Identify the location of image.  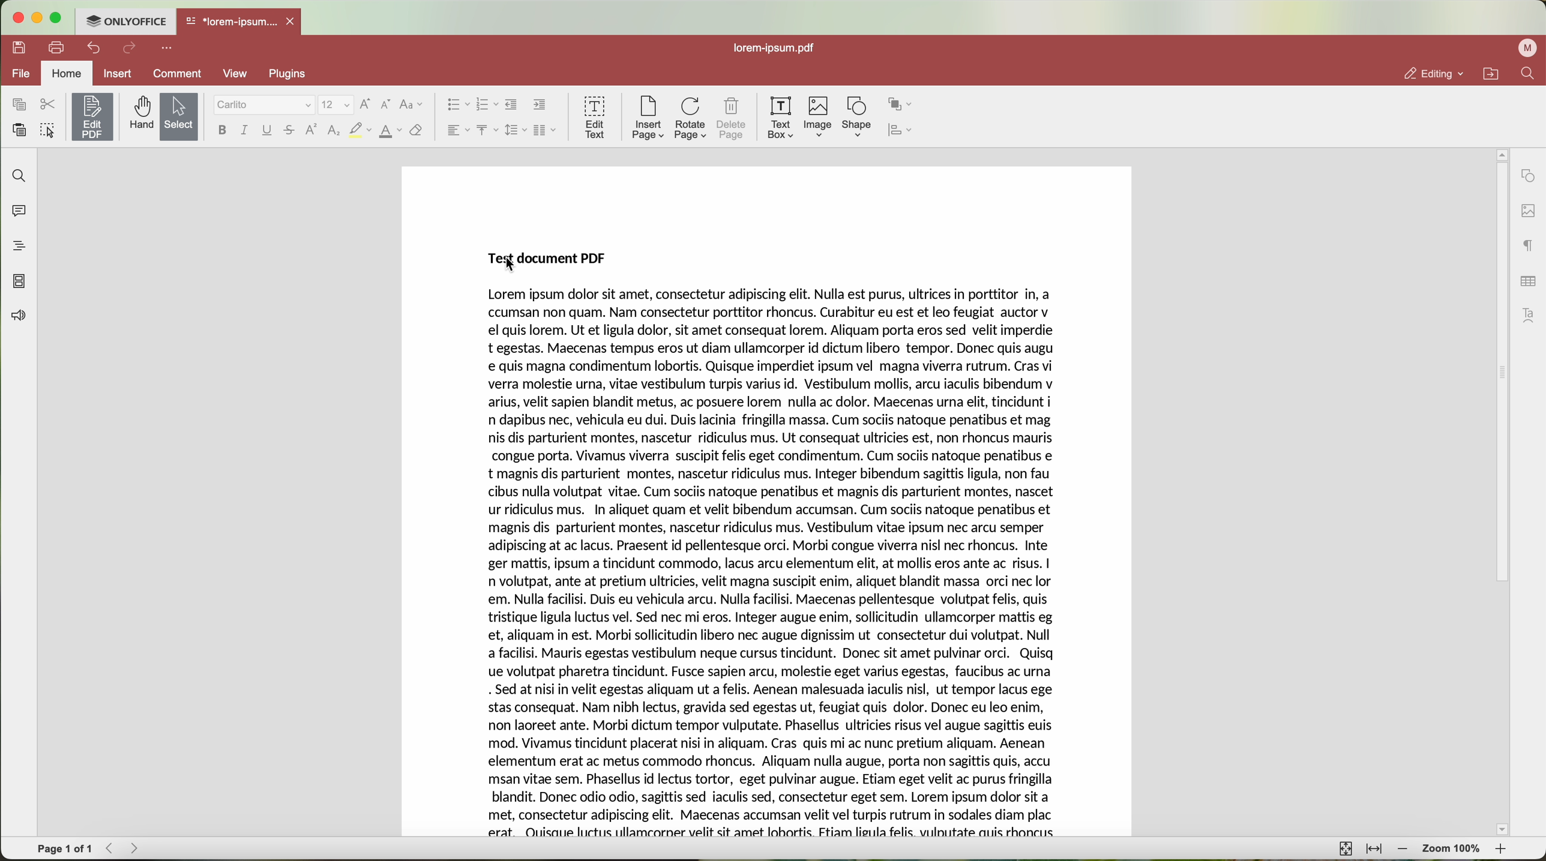
(819, 118).